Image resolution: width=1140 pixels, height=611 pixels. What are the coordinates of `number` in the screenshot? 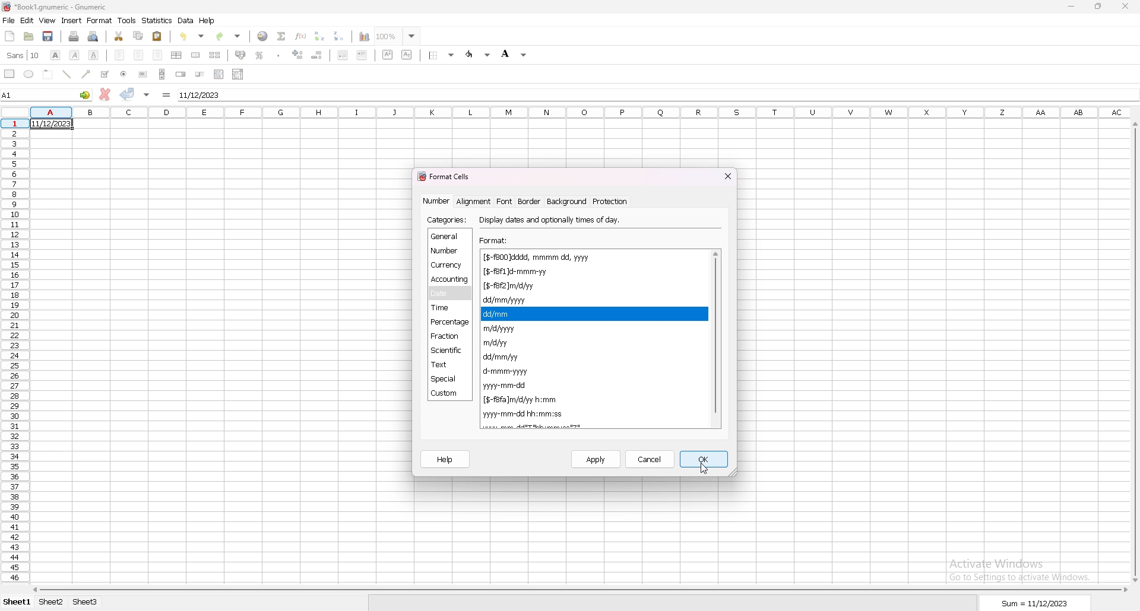 It's located at (445, 250).